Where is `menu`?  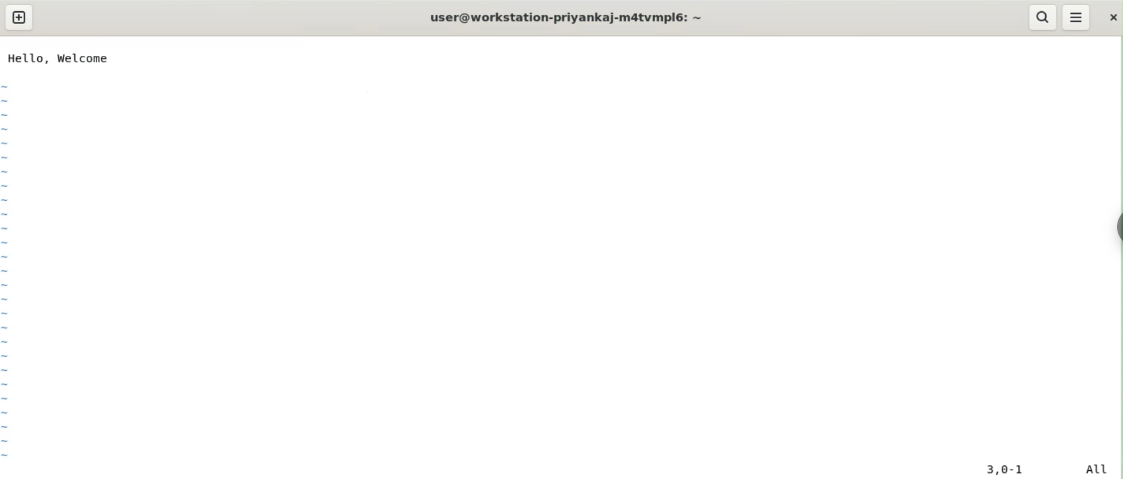 menu is located at coordinates (1077, 18).